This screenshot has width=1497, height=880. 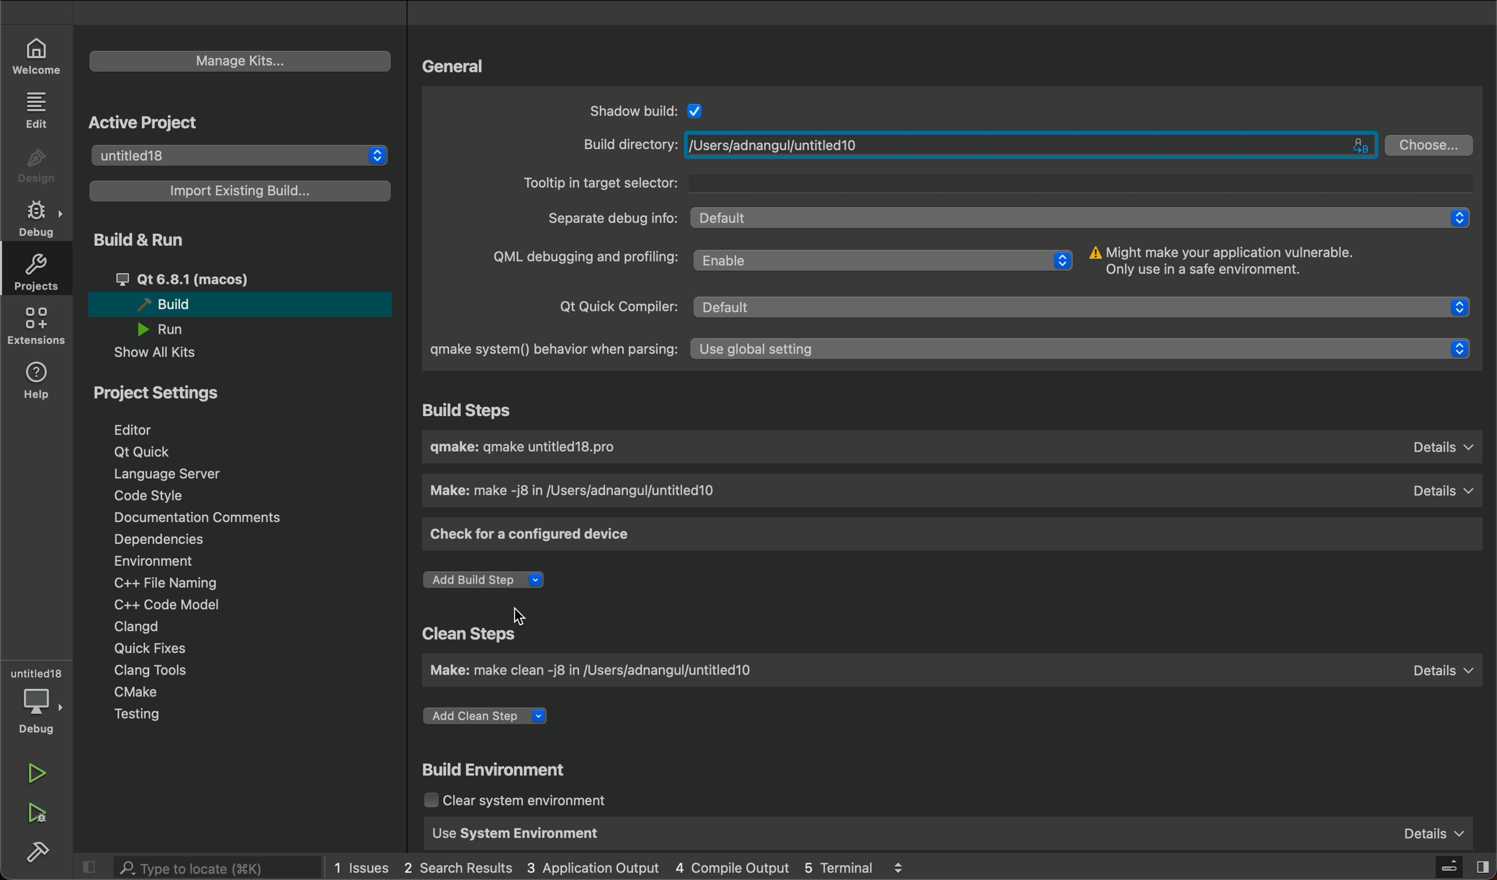 What do you see at coordinates (454, 68) in the screenshot?
I see `General` at bounding box center [454, 68].